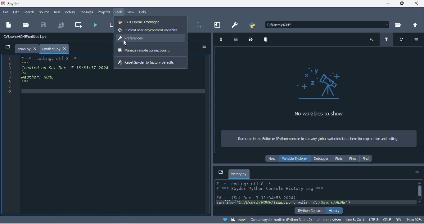  What do you see at coordinates (322, 159) in the screenshot?
I see `debugger` at bounding box center [322, 159].